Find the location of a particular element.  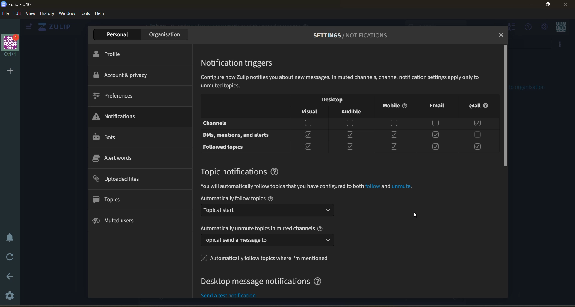

Email is located at coordinates (437, 106).